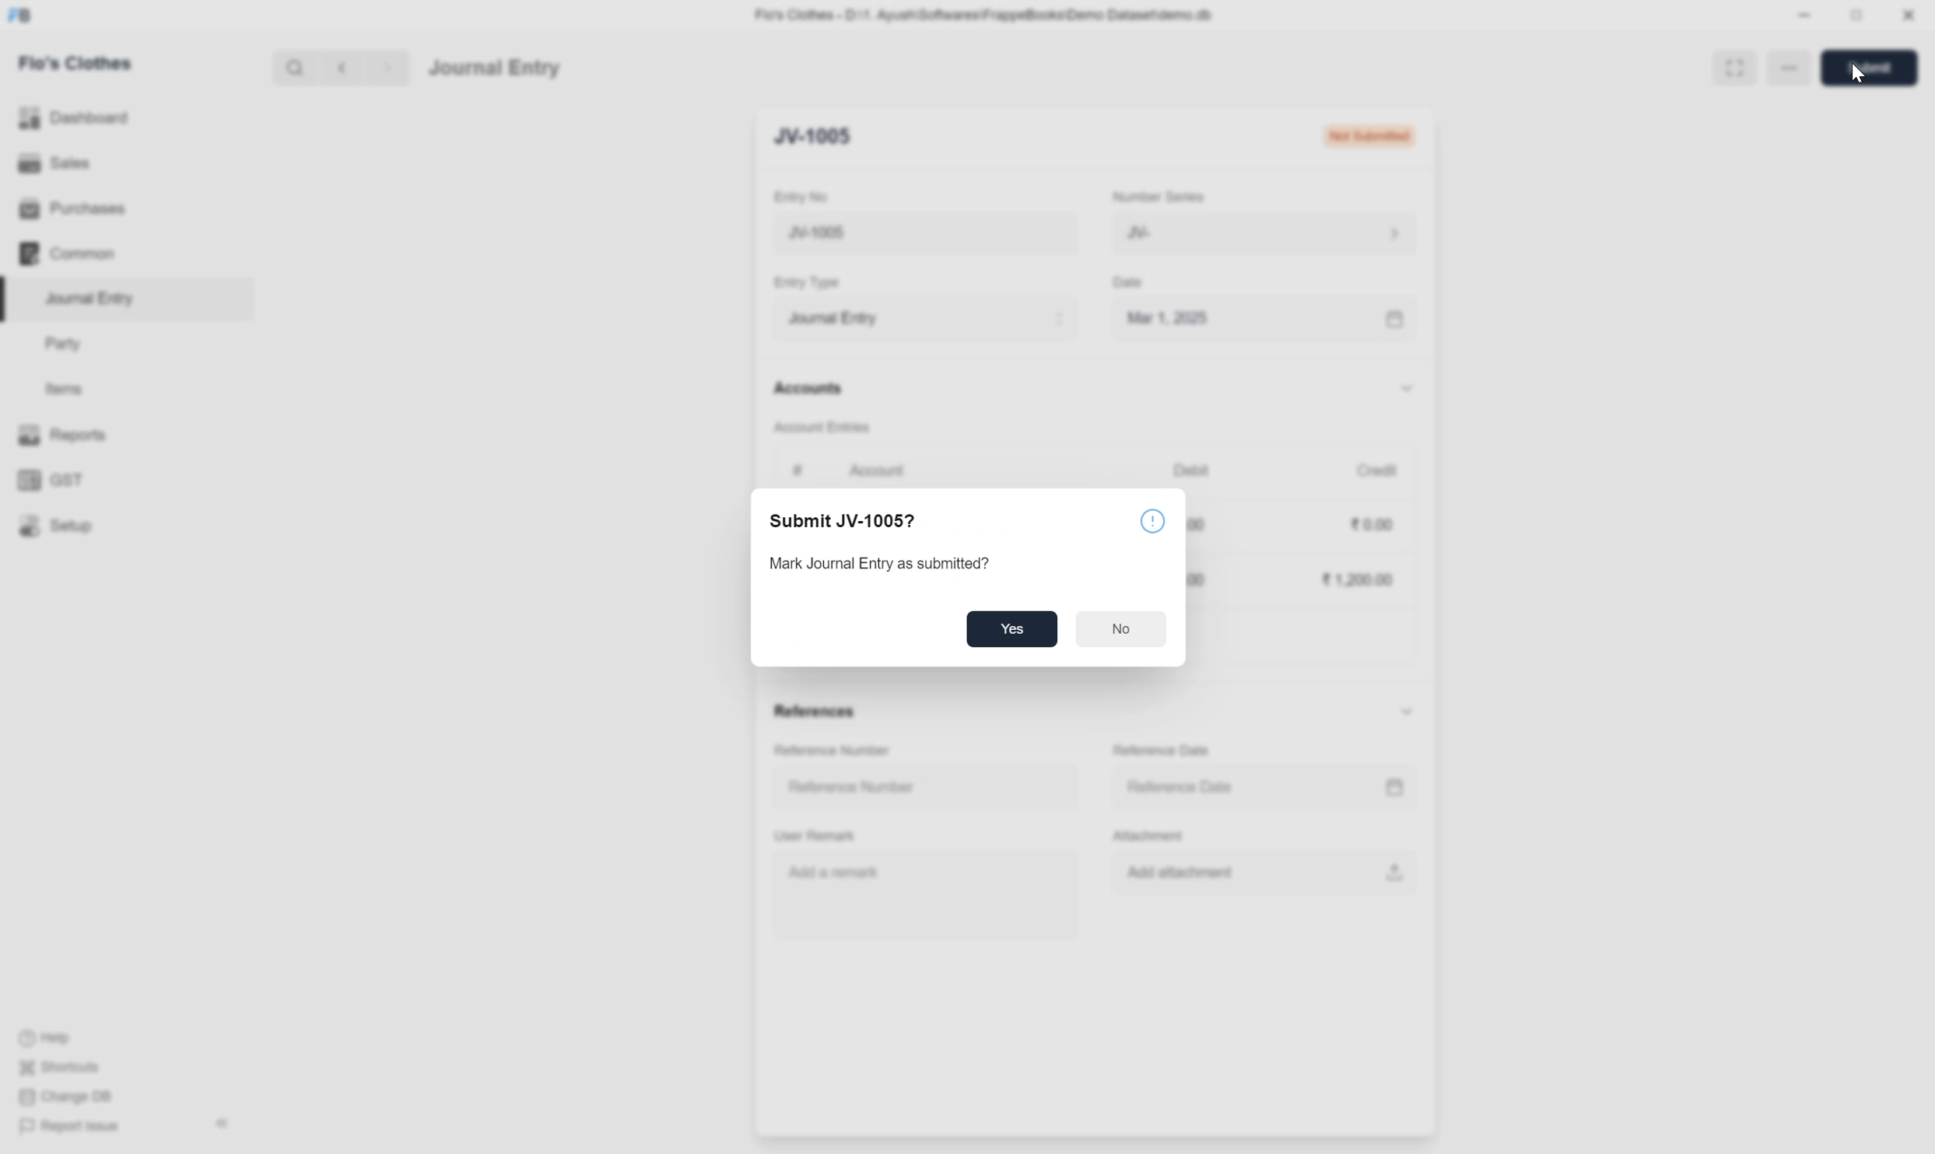 The height and width of the screenshot is (1154, 1935). Describe the element at coordinates (222, 1124) in the screenshot. I see `<<` at that location.